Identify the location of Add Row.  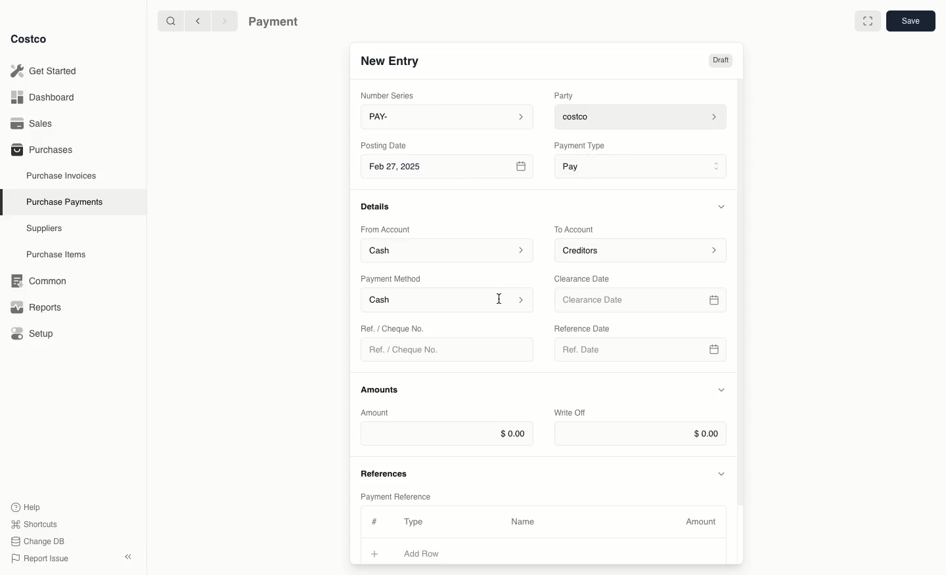
(430, 553).